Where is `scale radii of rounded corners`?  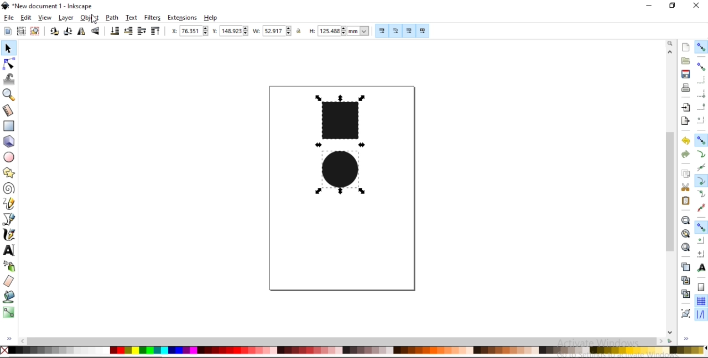 scale radii of rounded corners is located at coordinates (396, 31).